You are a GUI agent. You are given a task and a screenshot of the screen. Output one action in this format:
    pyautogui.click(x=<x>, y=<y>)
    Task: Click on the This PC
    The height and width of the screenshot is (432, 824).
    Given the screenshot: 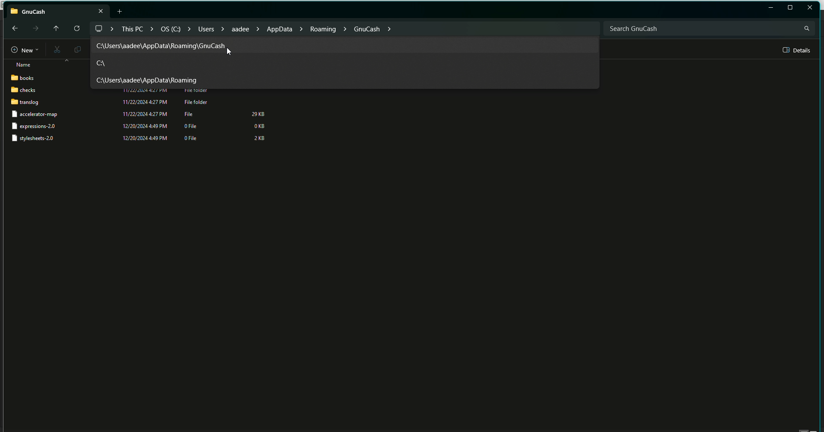 What is the action you would take?
    pyautogui.click(x=58, y=10)
    